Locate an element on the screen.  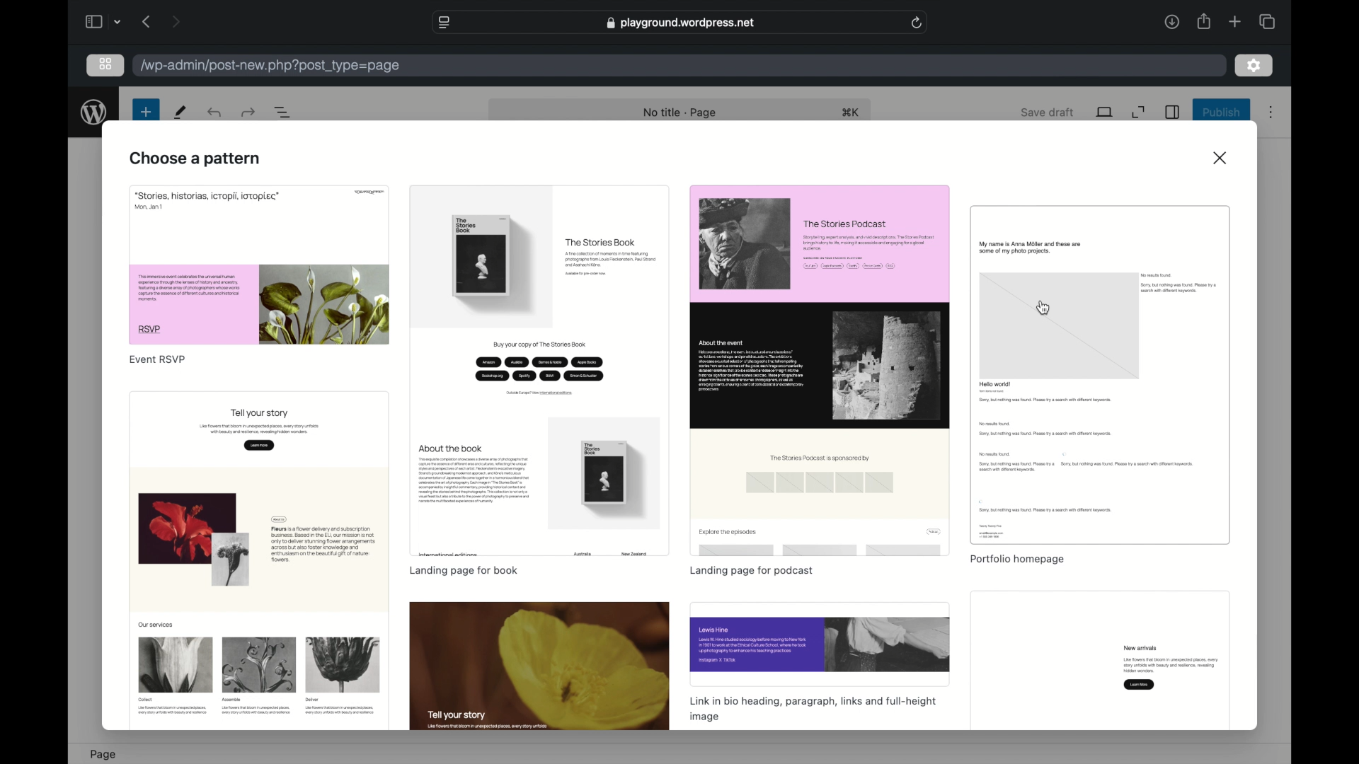
publish is located at coordinates (1220, 113).